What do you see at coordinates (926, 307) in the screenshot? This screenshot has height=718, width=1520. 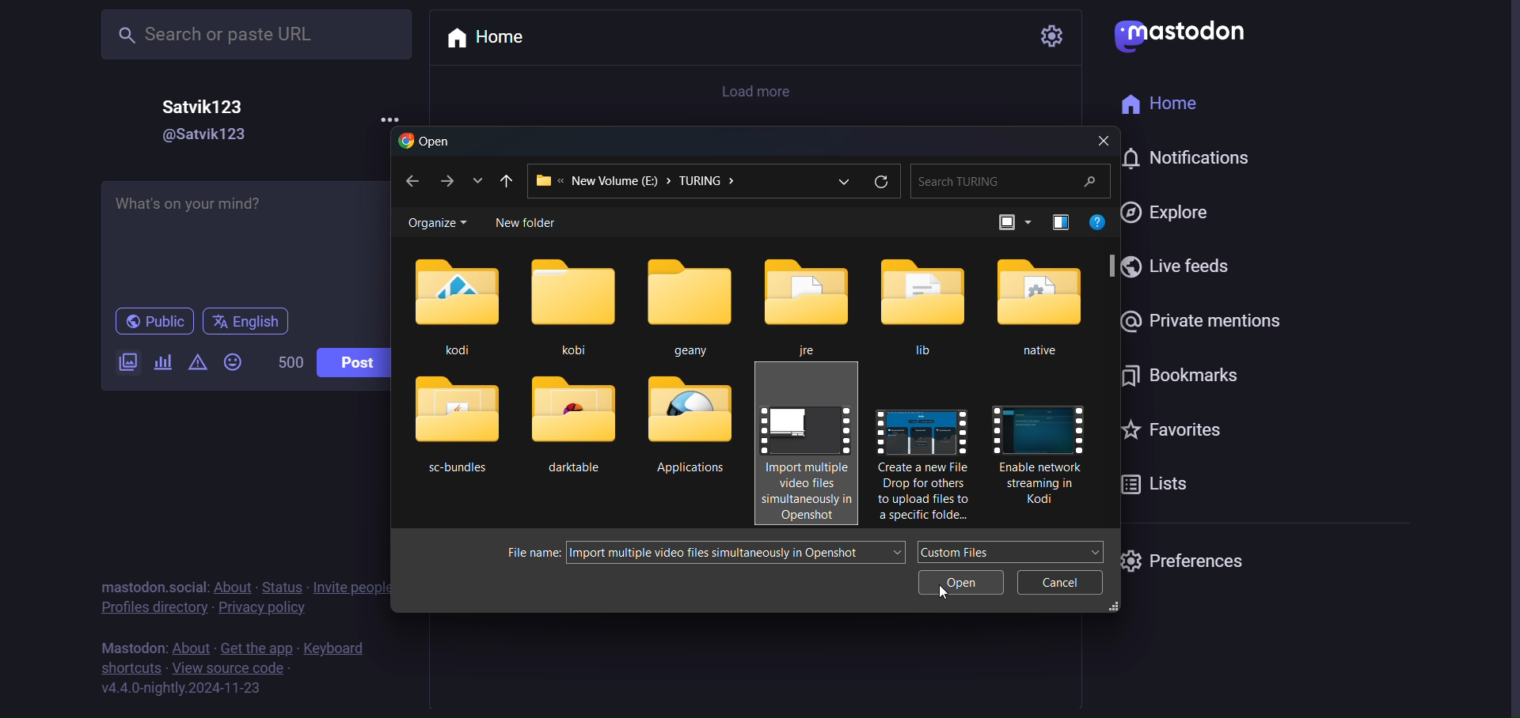 I see `lib` at bounding box center [926, 307].